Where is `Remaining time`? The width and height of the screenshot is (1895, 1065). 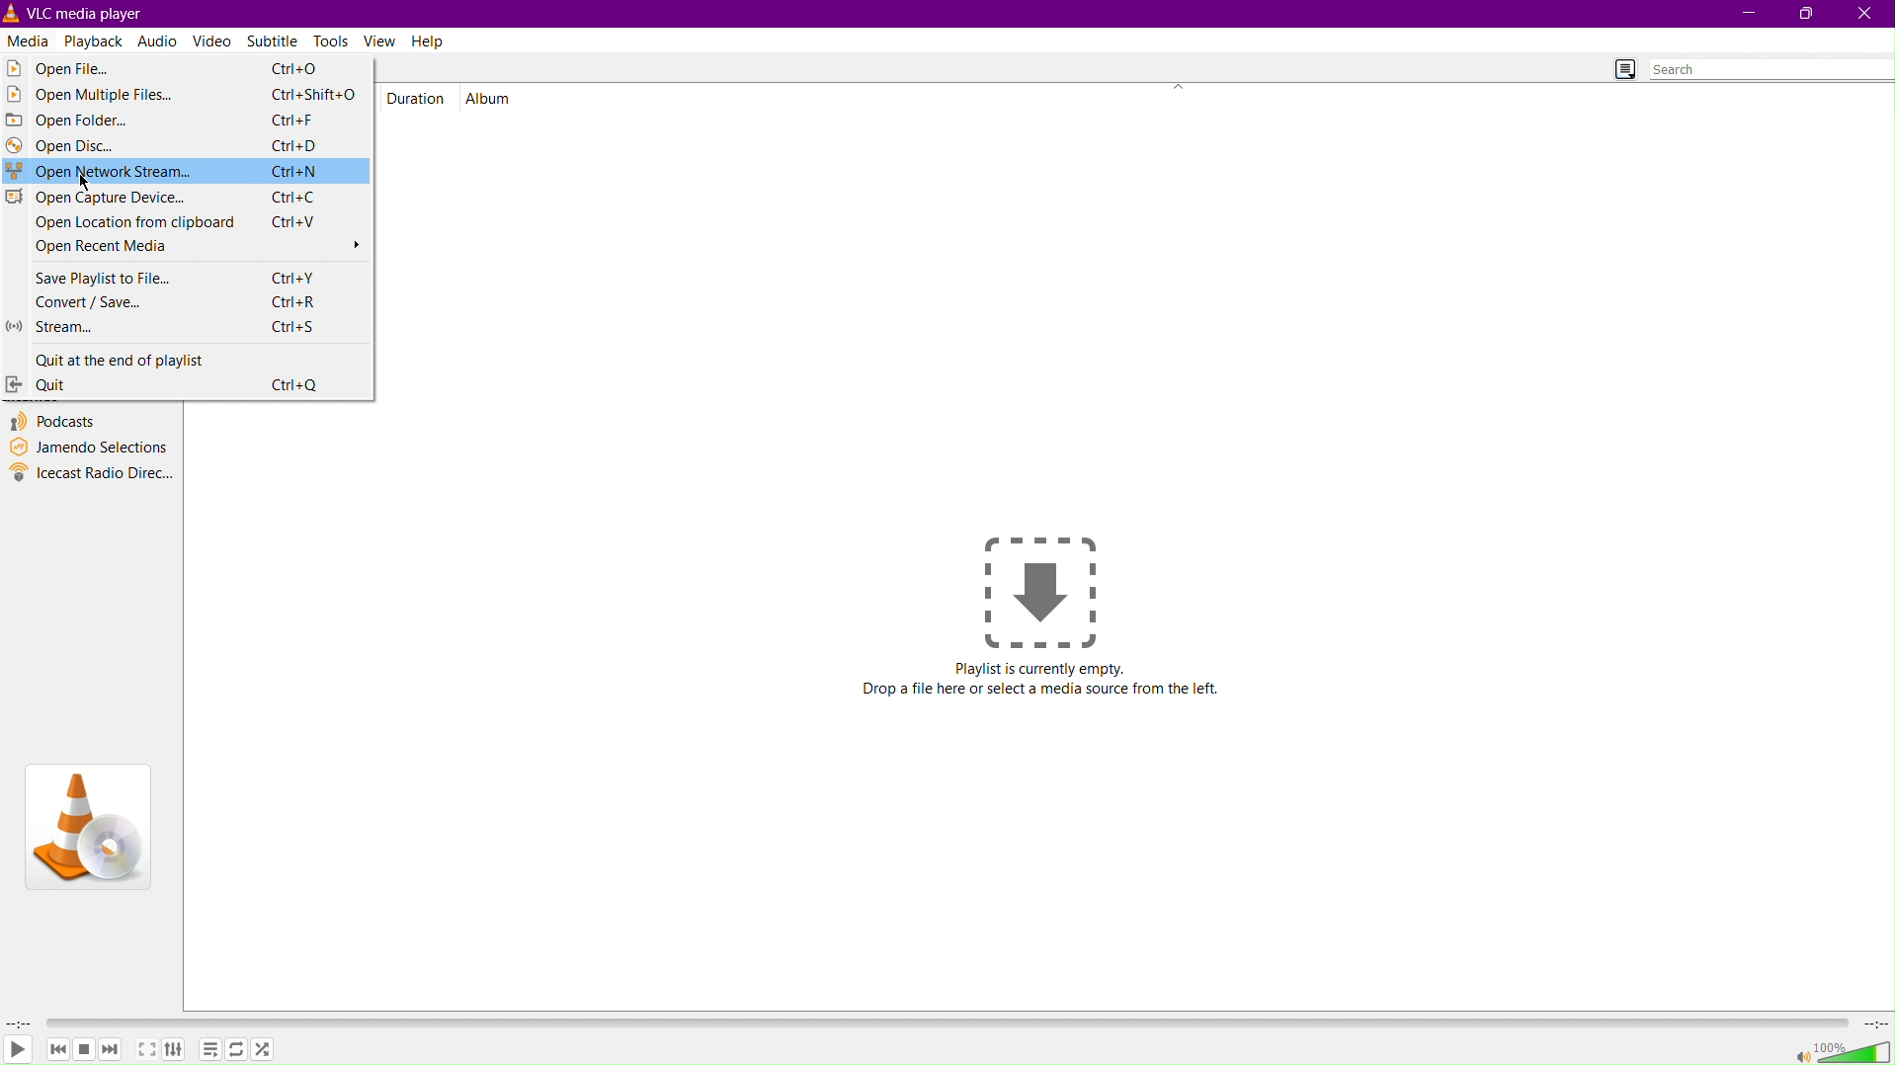 Remaining time is located at coordinates (1873, 1024).